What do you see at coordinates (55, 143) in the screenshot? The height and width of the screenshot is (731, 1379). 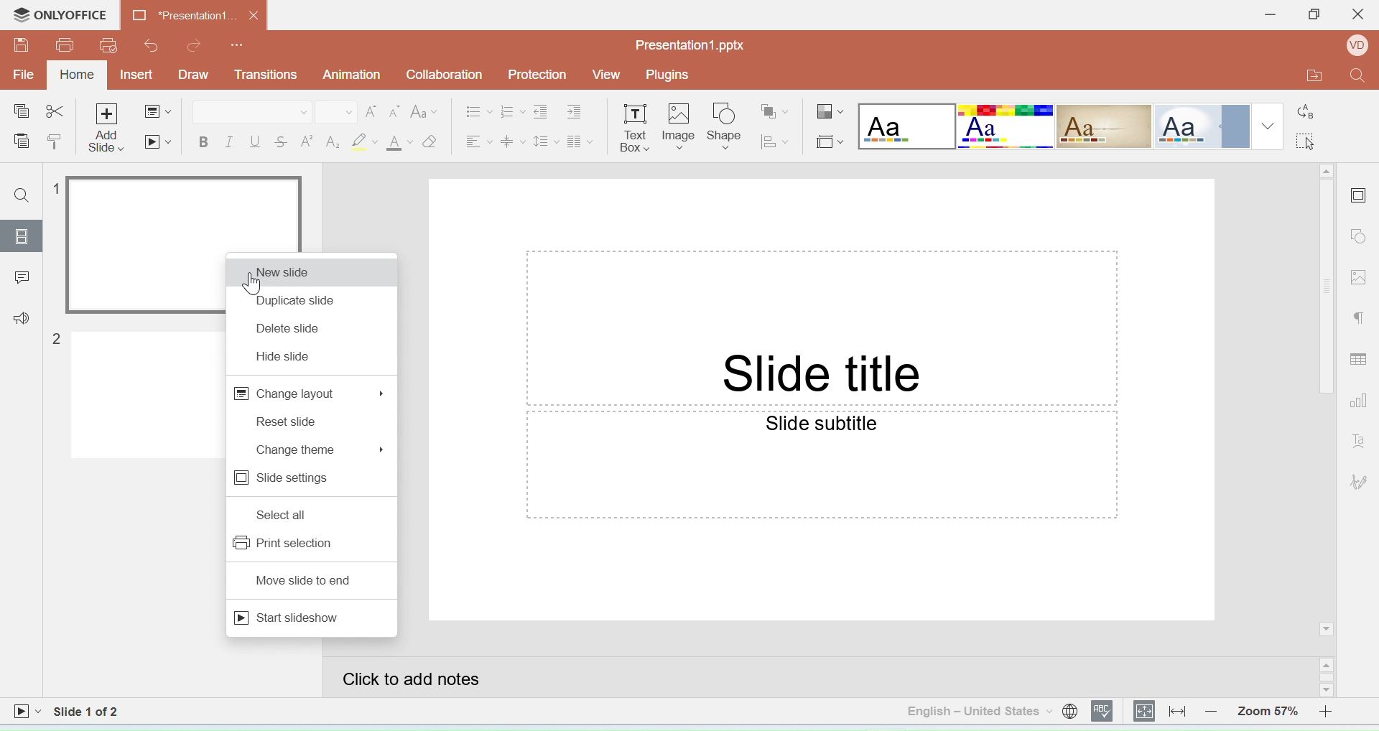 I see `Copy style` at bounding box center [55, 143].